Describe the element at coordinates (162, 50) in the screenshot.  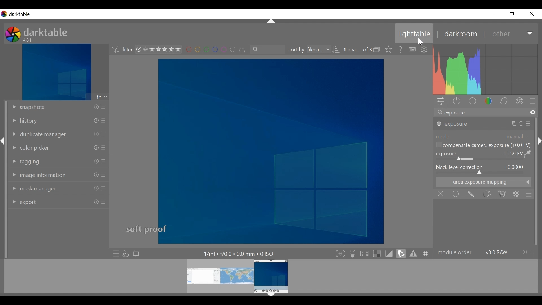
I see `range rating` at that location.